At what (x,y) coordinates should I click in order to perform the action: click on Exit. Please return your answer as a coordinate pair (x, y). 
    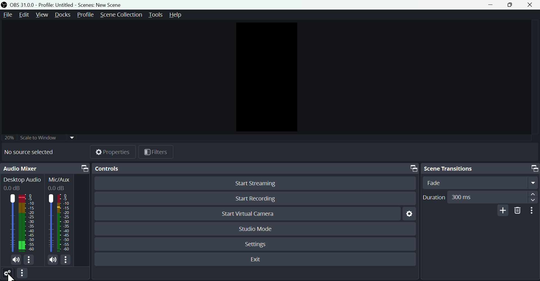
    Looking at the image, I should click on (258, 260).